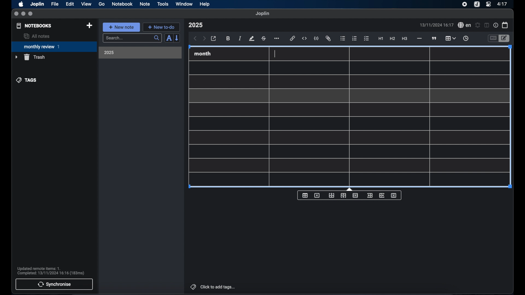  Describe the element at coordinates (204, 39) in the screenshot. I see `forward` at that location.